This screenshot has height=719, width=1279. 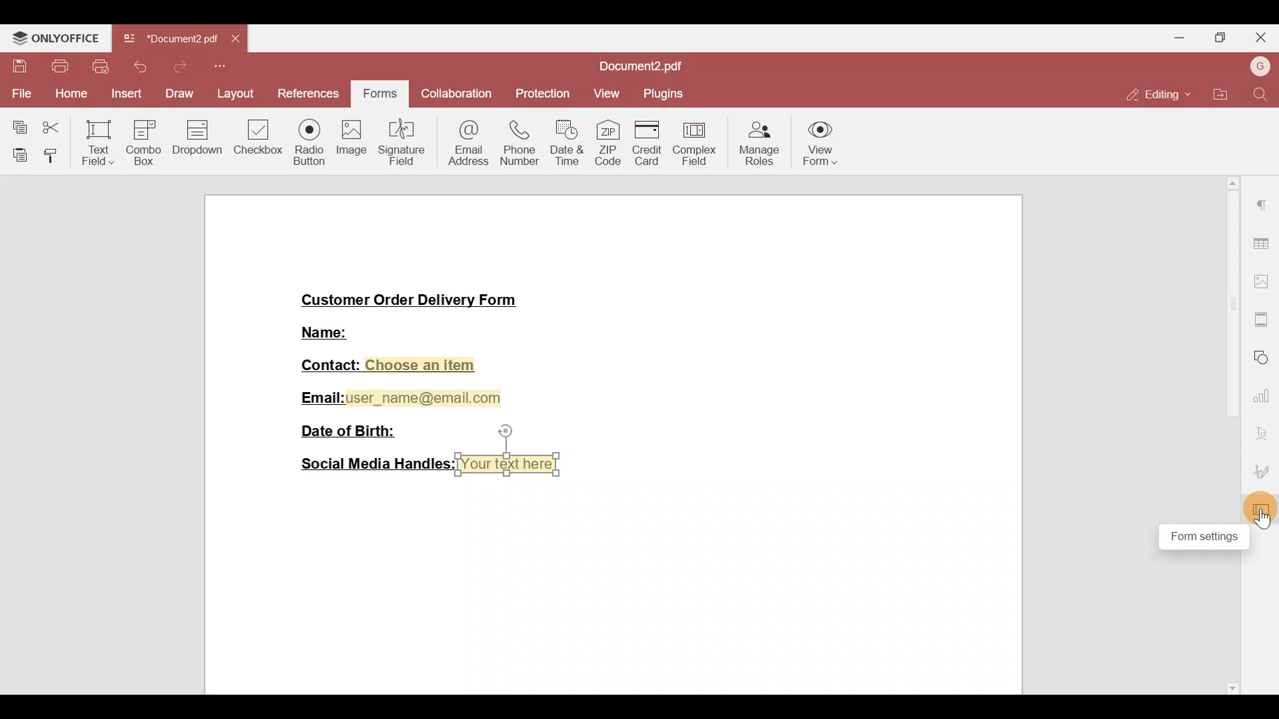 I want to click on Email:user_name@email.com, so click(x=396, y=397).